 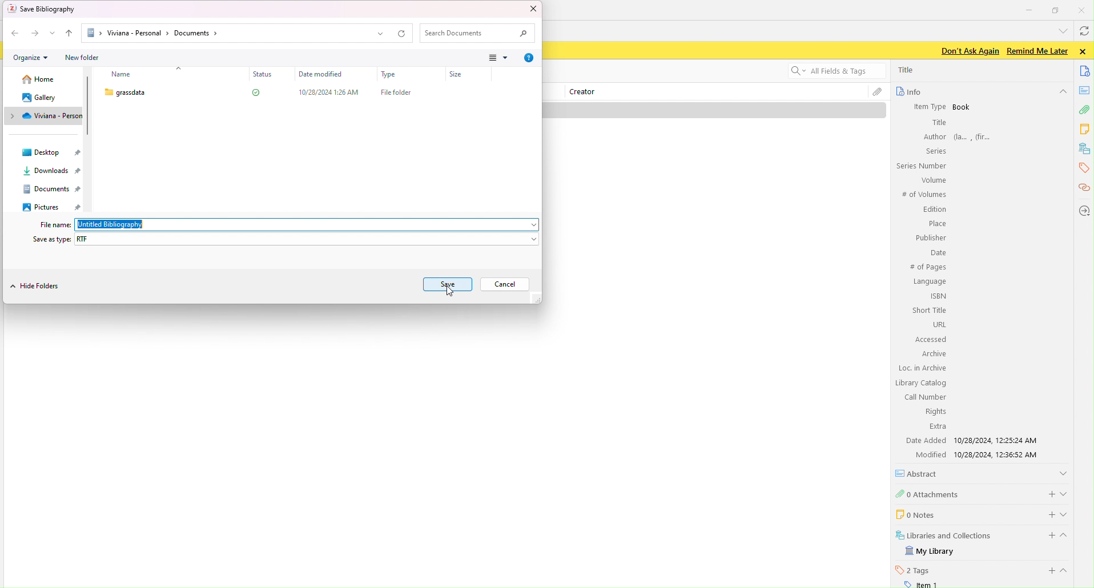 What do you see at coordinates (285, 239) in the screenshot?
I see `Save as type` at bounding box center [285, 239].